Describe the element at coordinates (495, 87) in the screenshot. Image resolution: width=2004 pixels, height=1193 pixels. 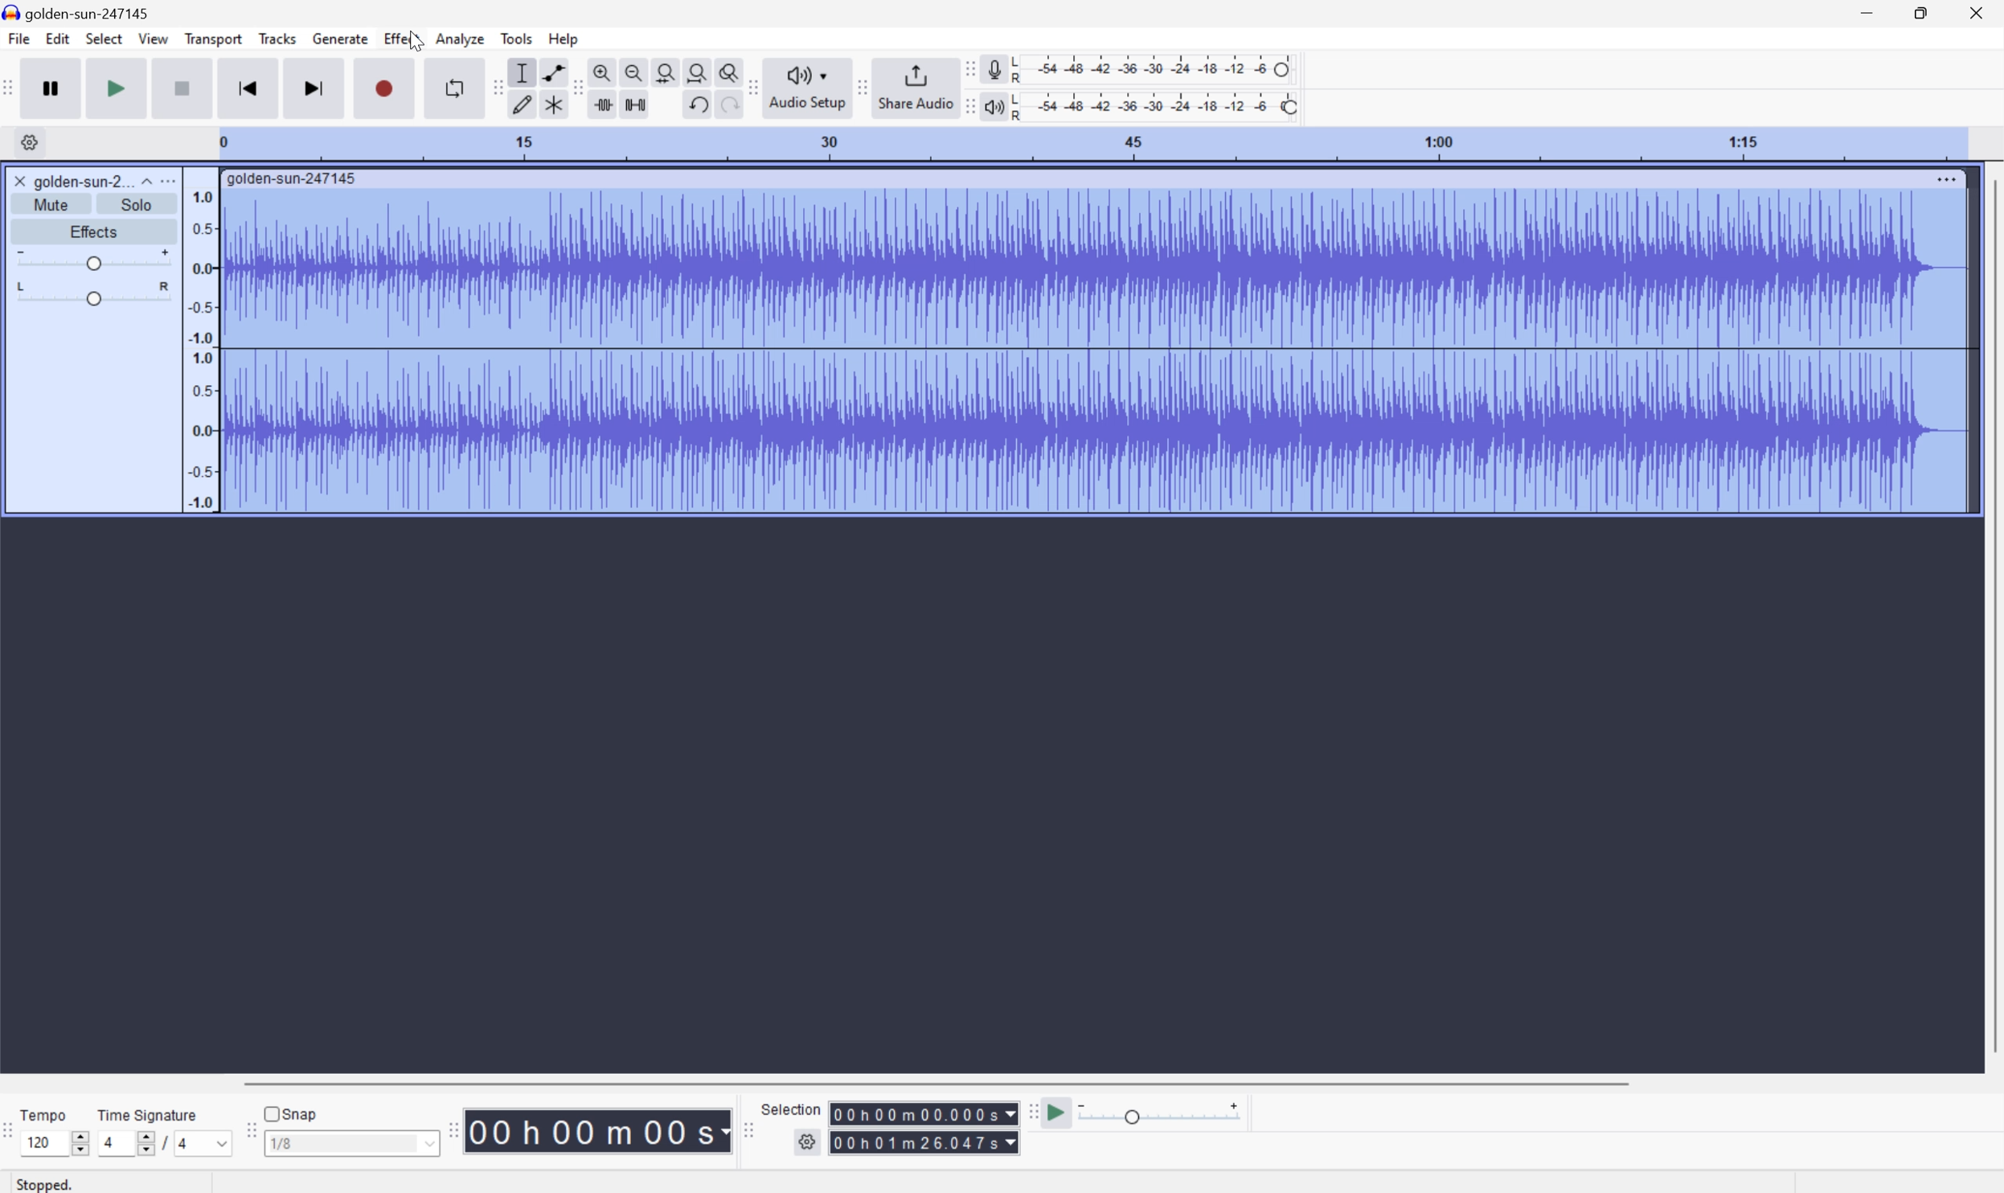
I see `Audacity edit toolbar` at that location.